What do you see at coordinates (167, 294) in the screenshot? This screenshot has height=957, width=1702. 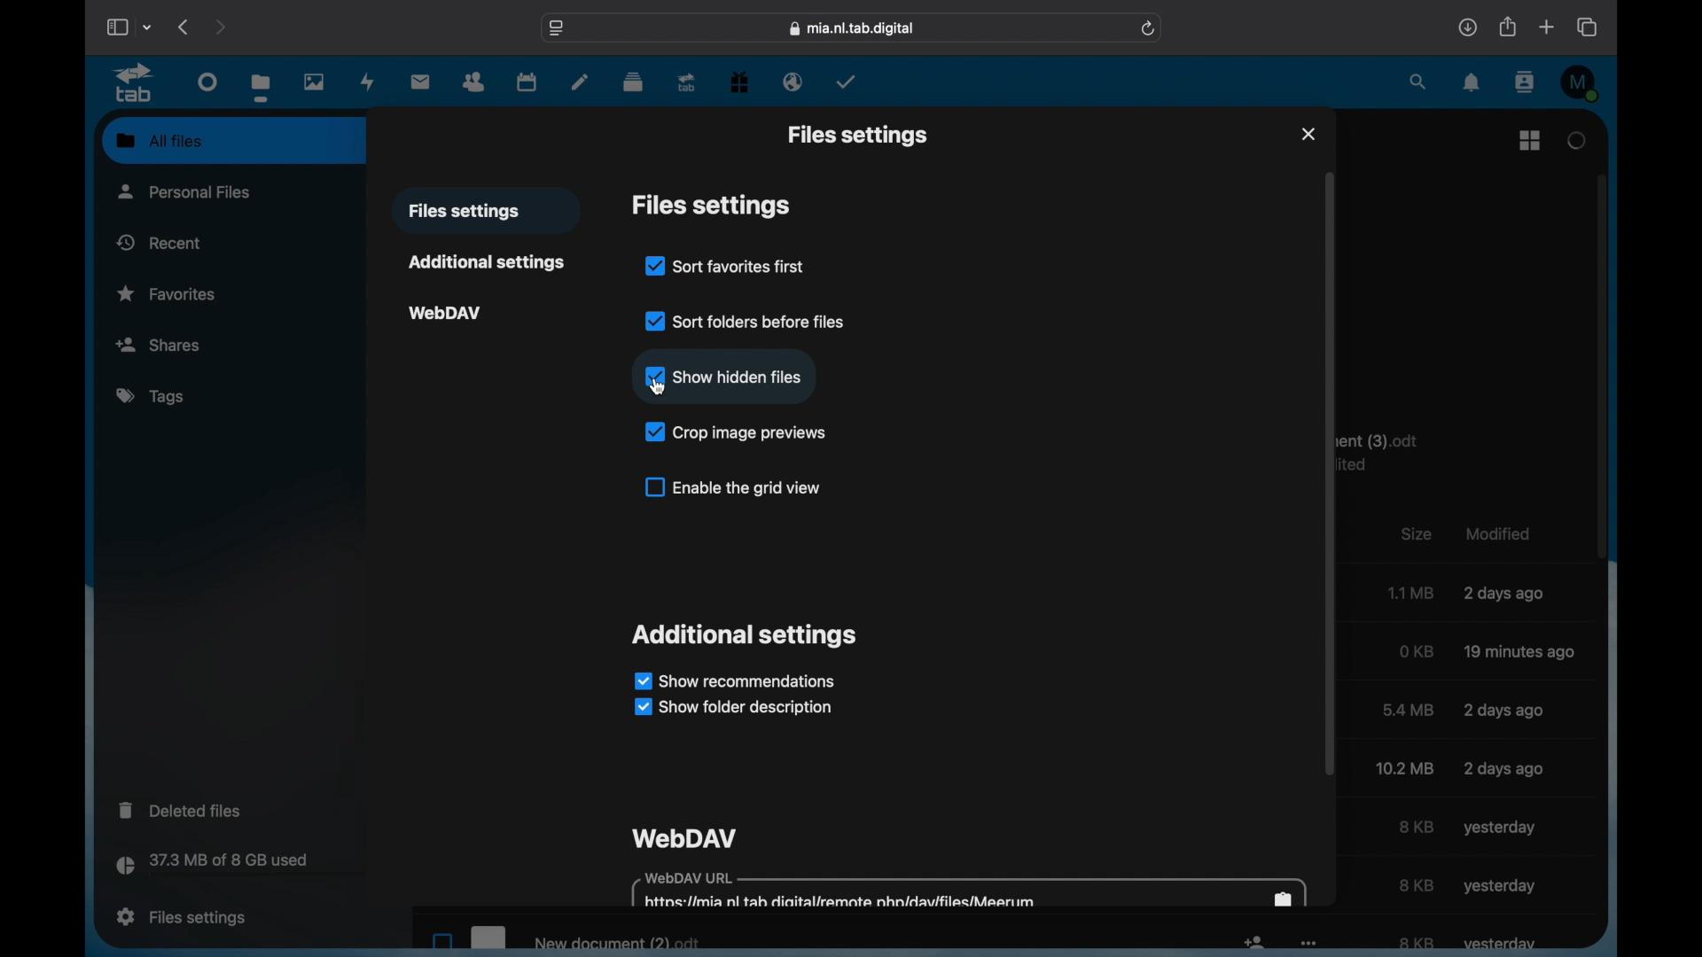 I see `favorites` at bounding box center [167, 294].